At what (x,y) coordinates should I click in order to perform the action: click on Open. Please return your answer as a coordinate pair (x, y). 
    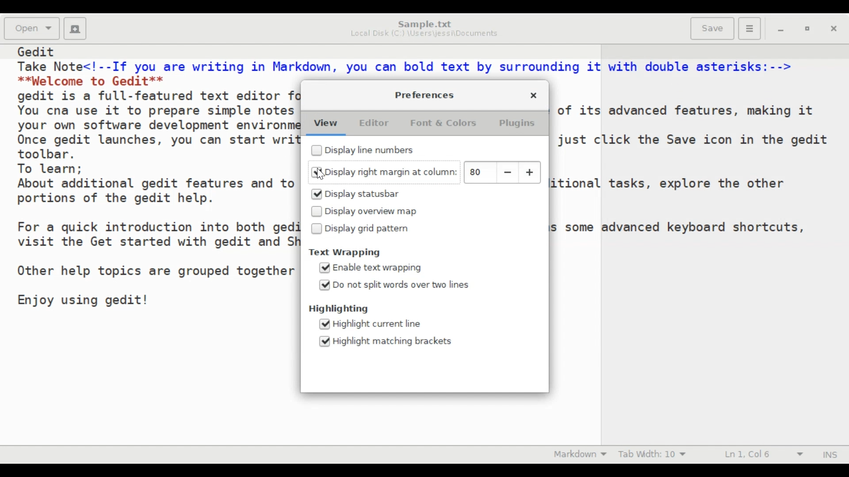
    Looking at the image, I should click on (33, 29).